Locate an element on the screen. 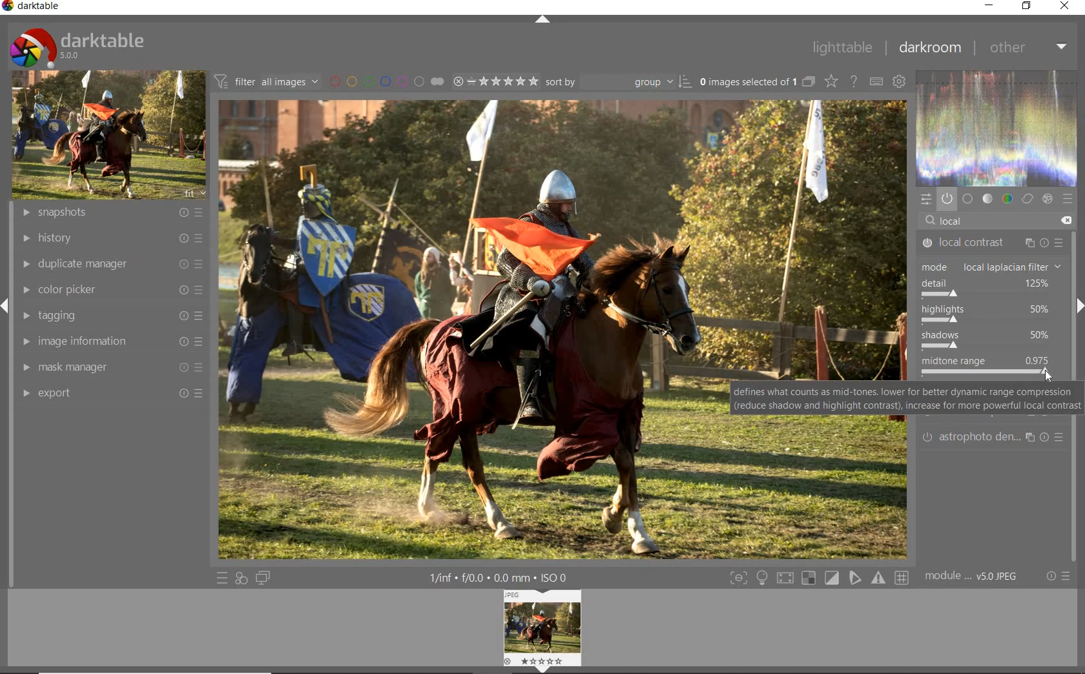  darkroom is located at coordinates (929, 50).